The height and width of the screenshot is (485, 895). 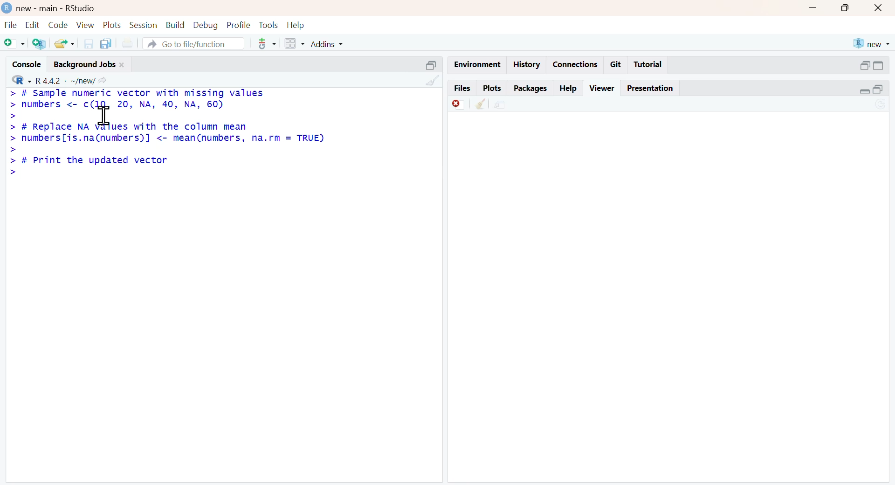 What do you see at coordinates (569, 89) in the screenshot?
I see `help` at bounding box center [569, 89].